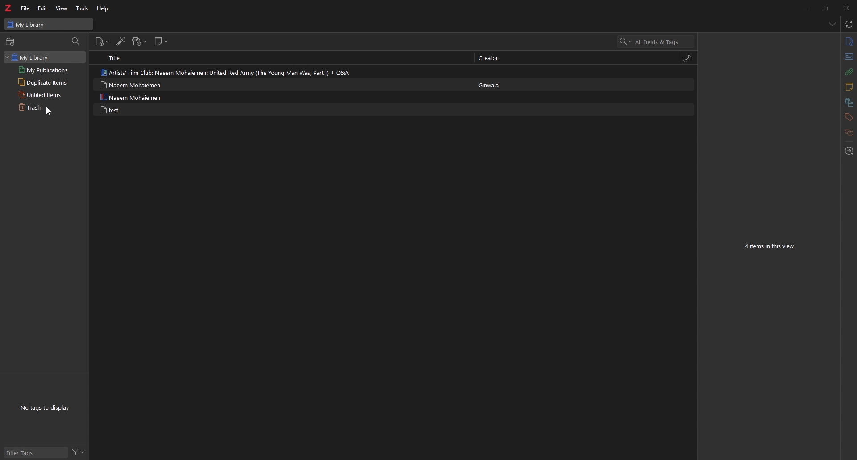 This screenshot has height=460, width=857. I want to click on duplicate items, so click(44, 82).